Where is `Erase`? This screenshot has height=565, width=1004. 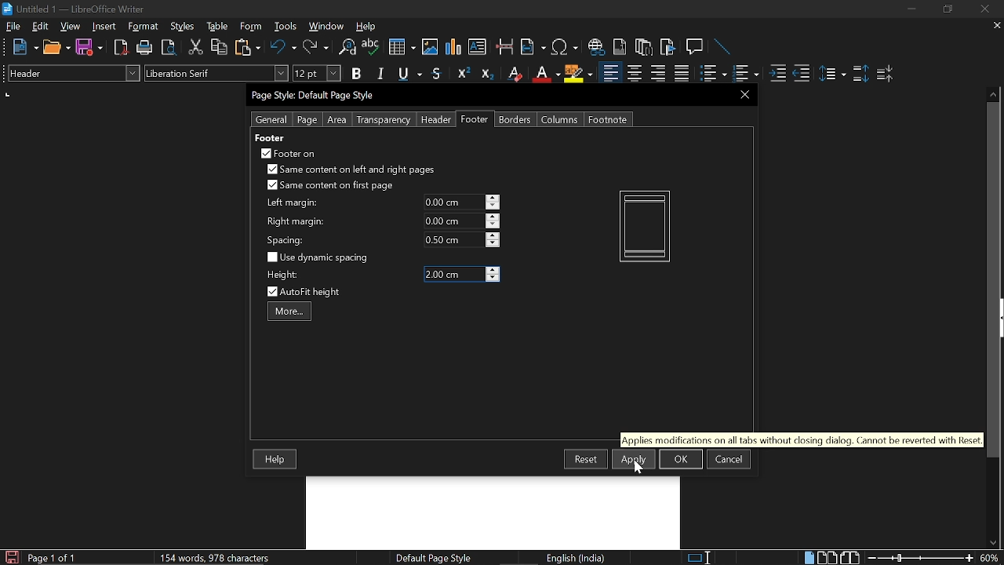
Erase is located at coordinates (514, 74).